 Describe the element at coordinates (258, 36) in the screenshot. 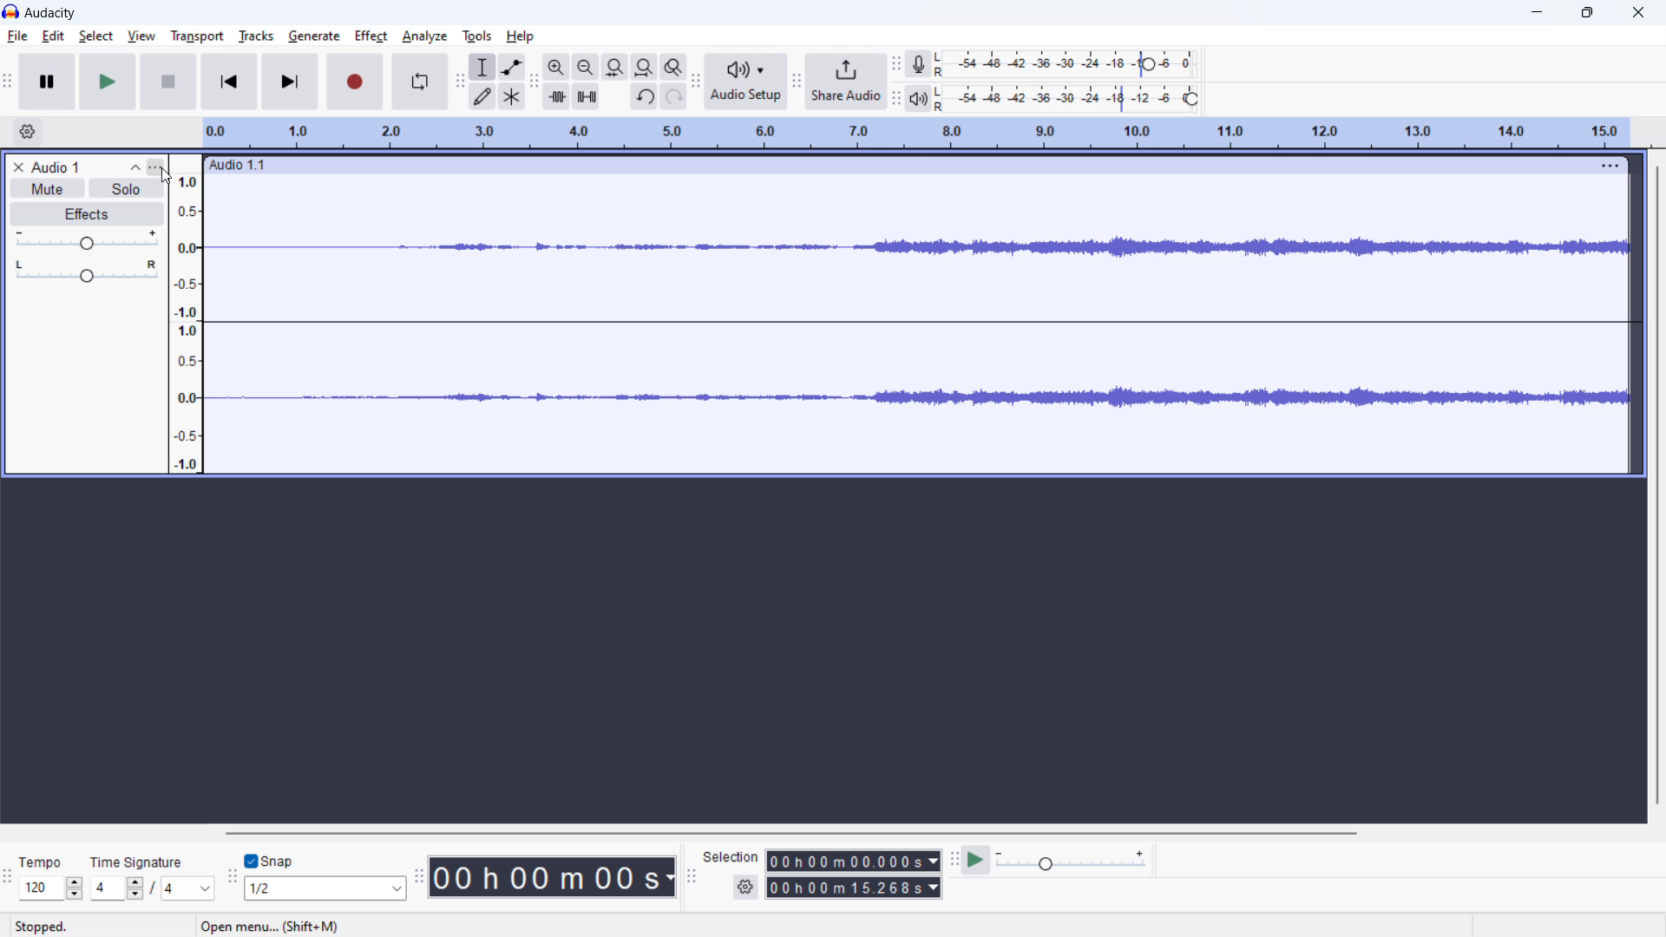

I see `tracks` at that location.